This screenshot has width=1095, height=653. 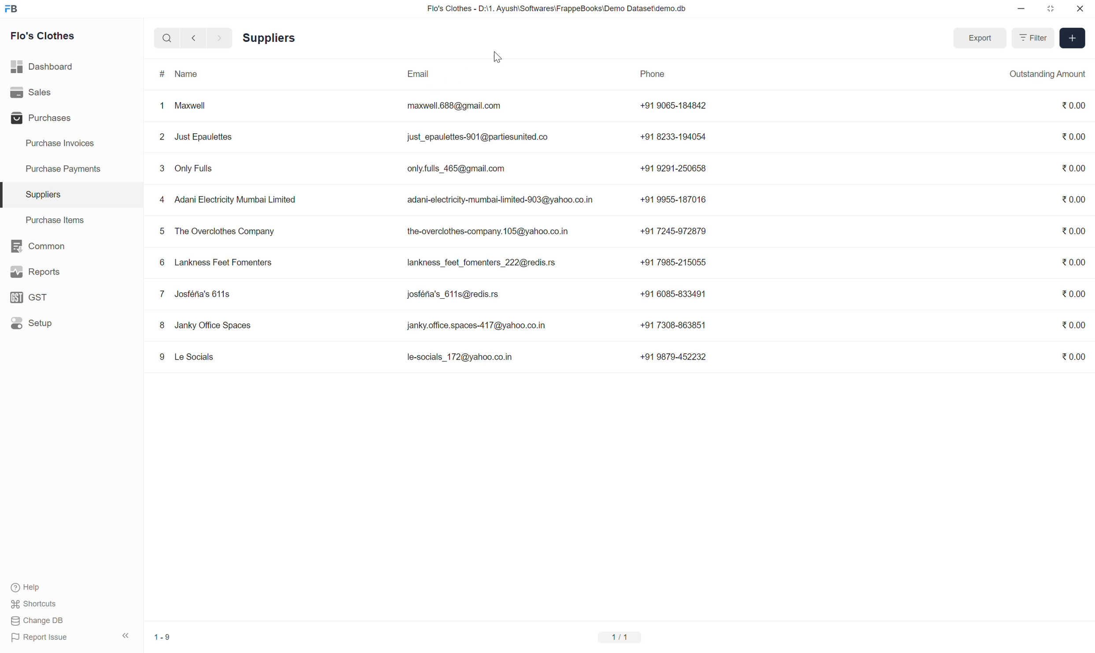 I want to click on only.fulls_465@gmail.com, so click(x=457, y=169).